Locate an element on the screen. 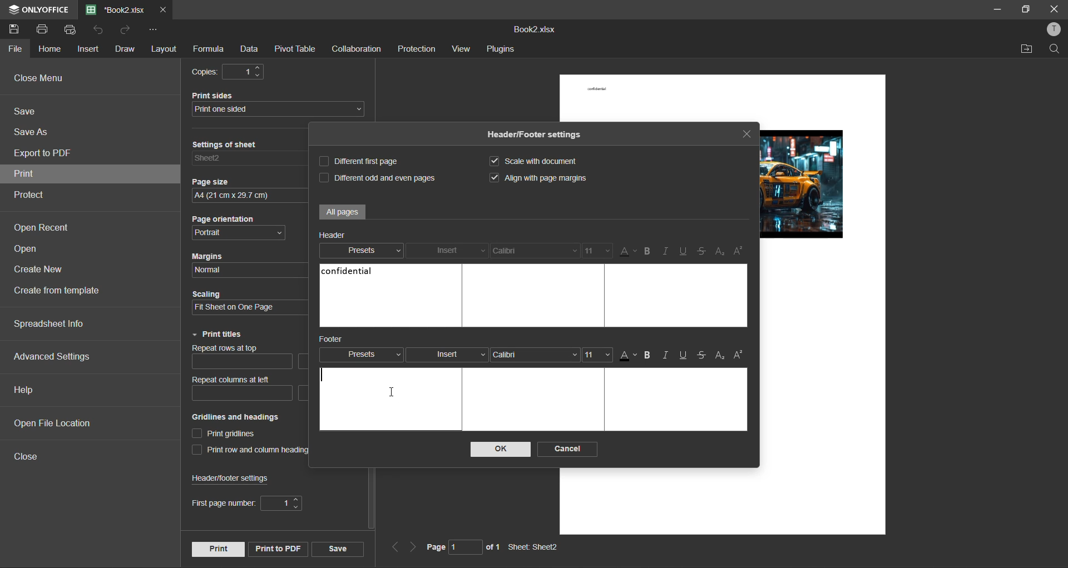  strikethrough is located at coordinates (704, 355).